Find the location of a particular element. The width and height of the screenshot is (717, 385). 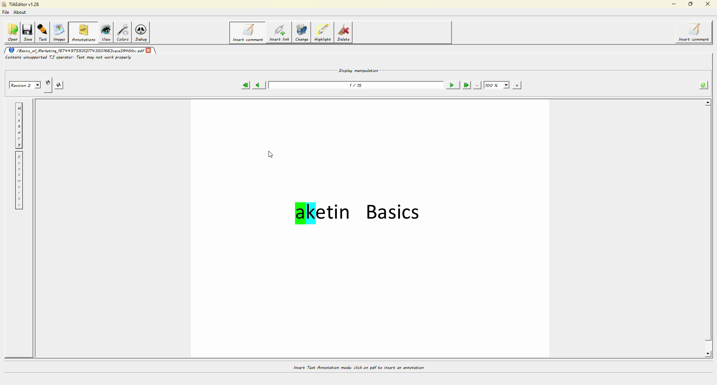

maximize is located at coordinates (691, 4).